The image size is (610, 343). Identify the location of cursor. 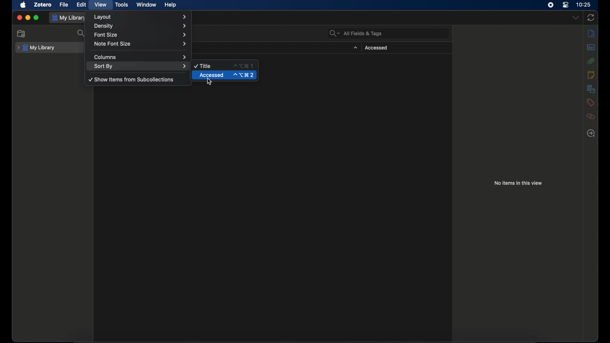
(210, 82).